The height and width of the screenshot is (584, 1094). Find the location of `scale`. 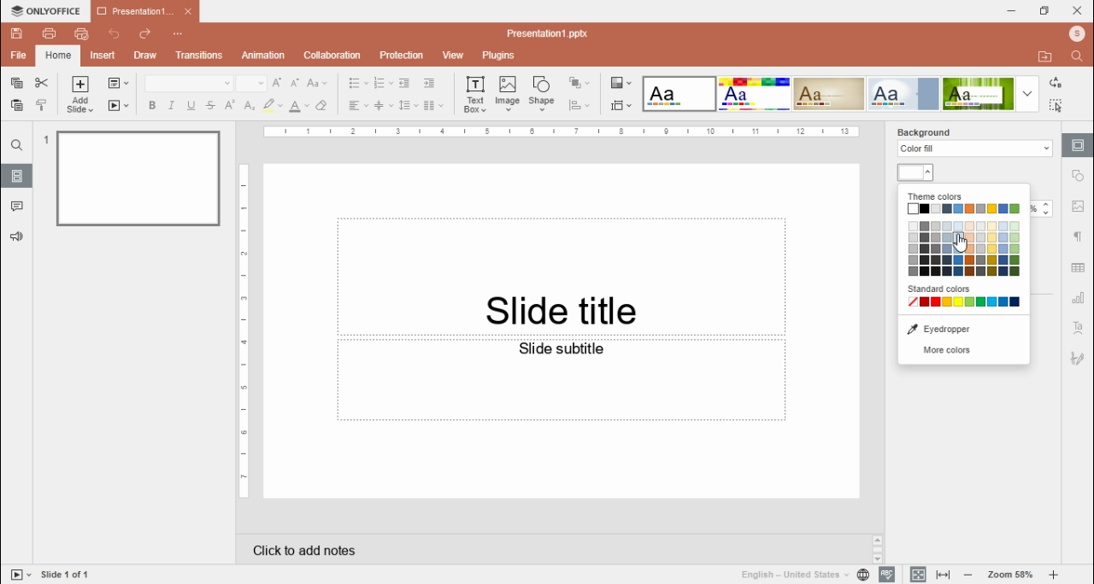

scale is located at coordinates (243, 332).